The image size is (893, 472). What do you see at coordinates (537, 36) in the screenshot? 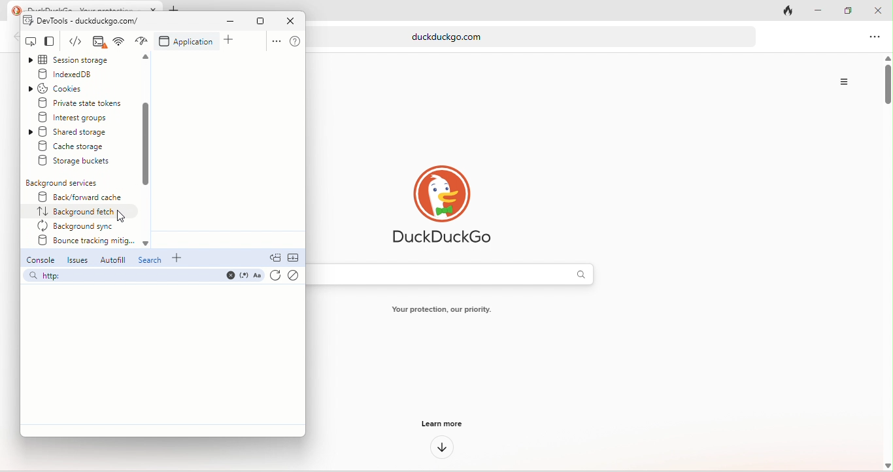
I see `web link` at bounding box center [537, 36].